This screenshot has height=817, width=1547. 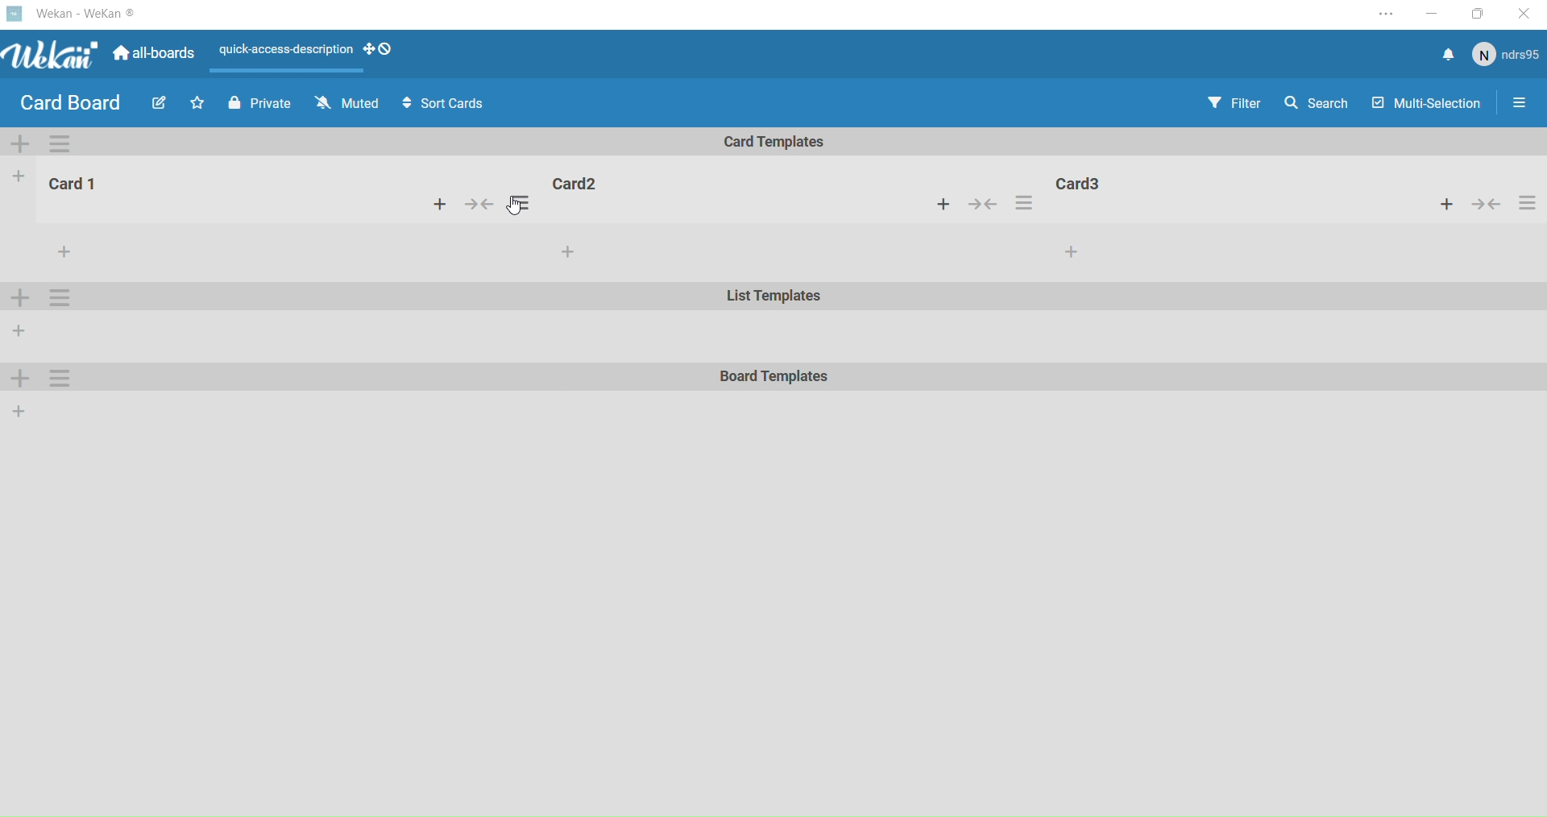 I want to click on Settings, so click(x=60, y=143).